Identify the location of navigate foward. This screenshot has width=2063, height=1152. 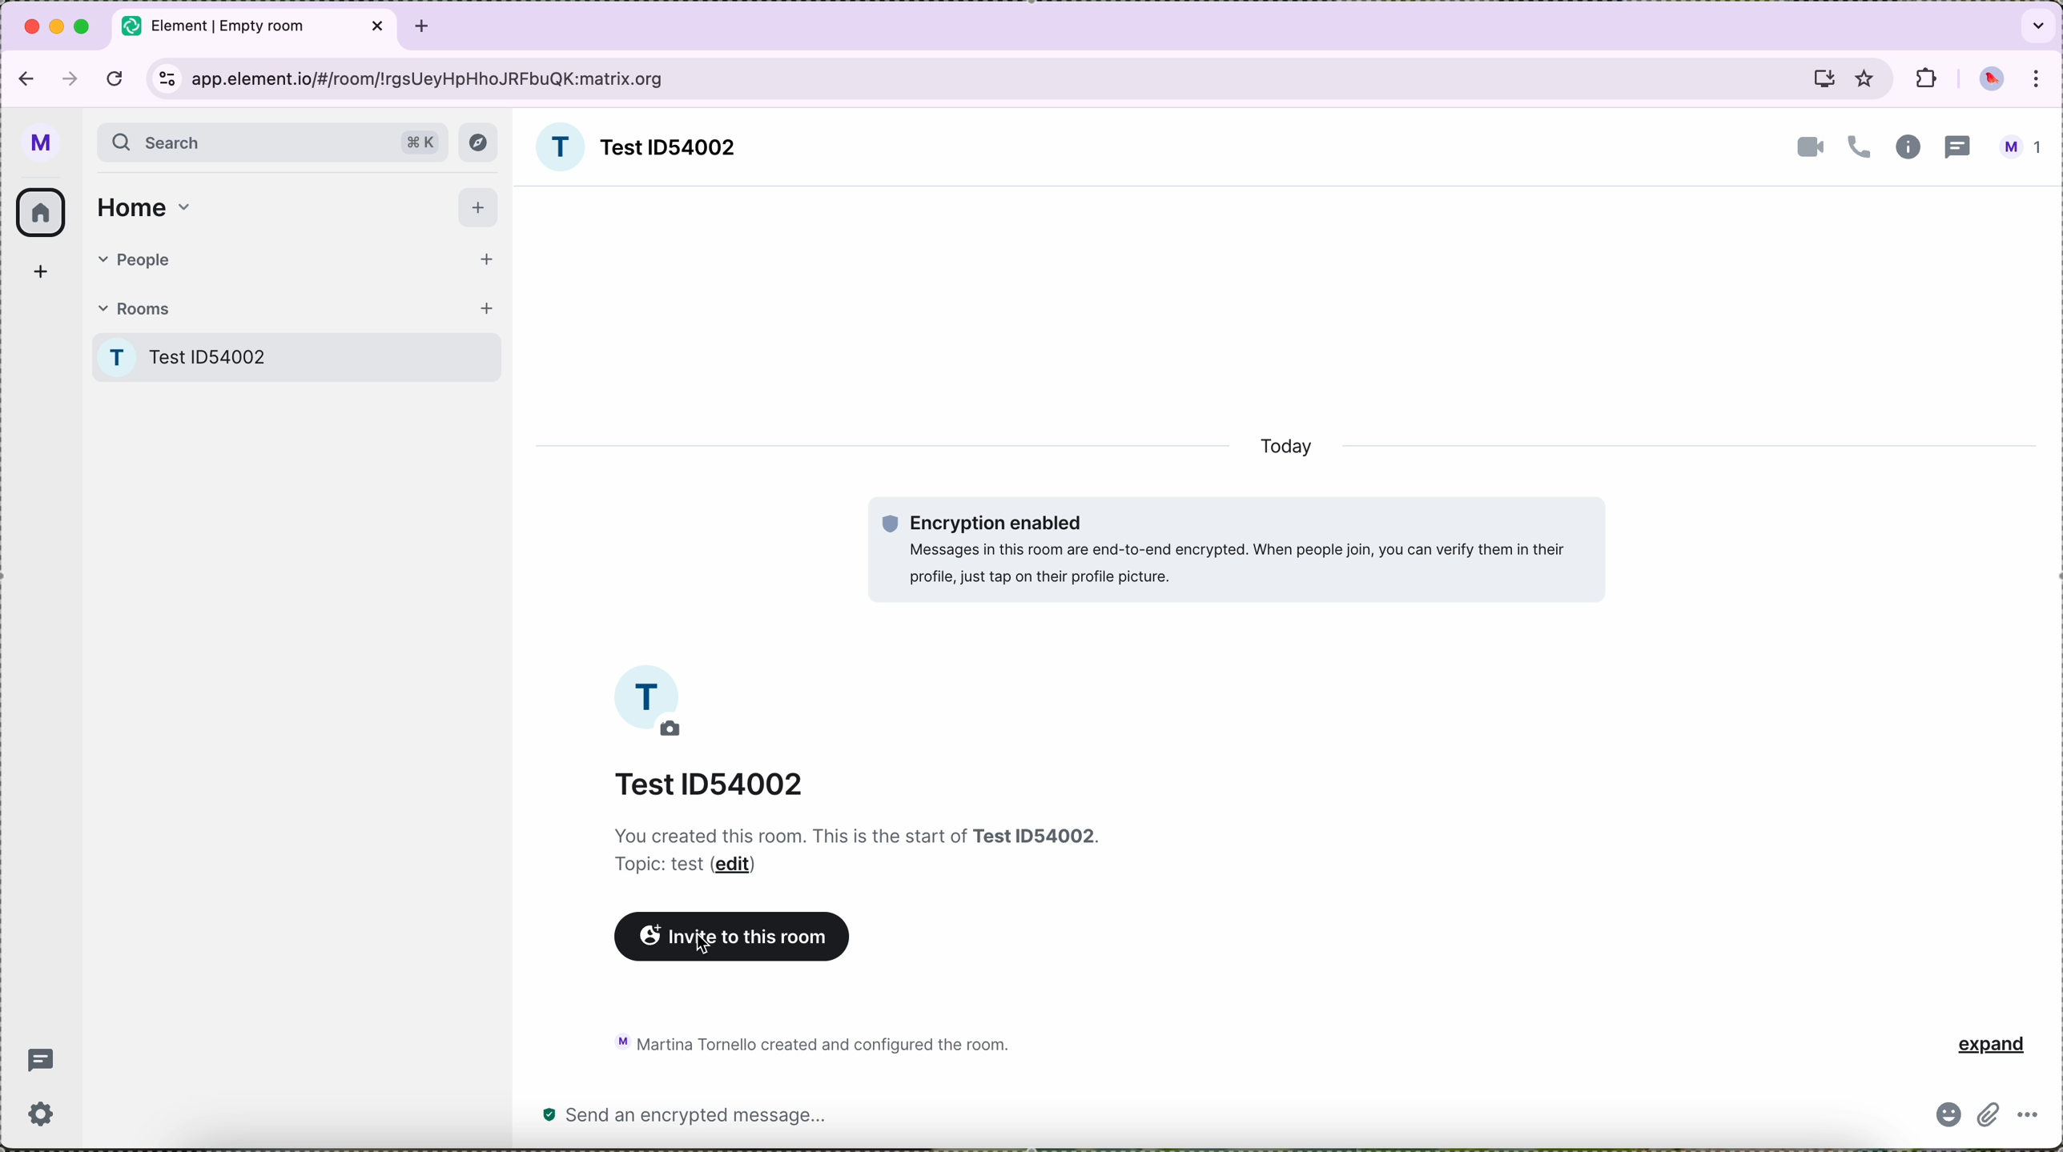
(68, 79).